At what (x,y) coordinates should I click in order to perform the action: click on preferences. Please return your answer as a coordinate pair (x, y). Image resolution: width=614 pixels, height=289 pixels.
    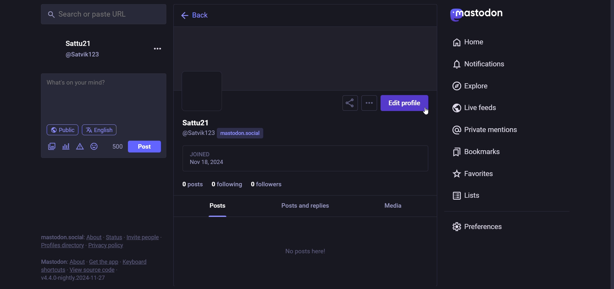
    Looking at the image, I should click on (477, 226).